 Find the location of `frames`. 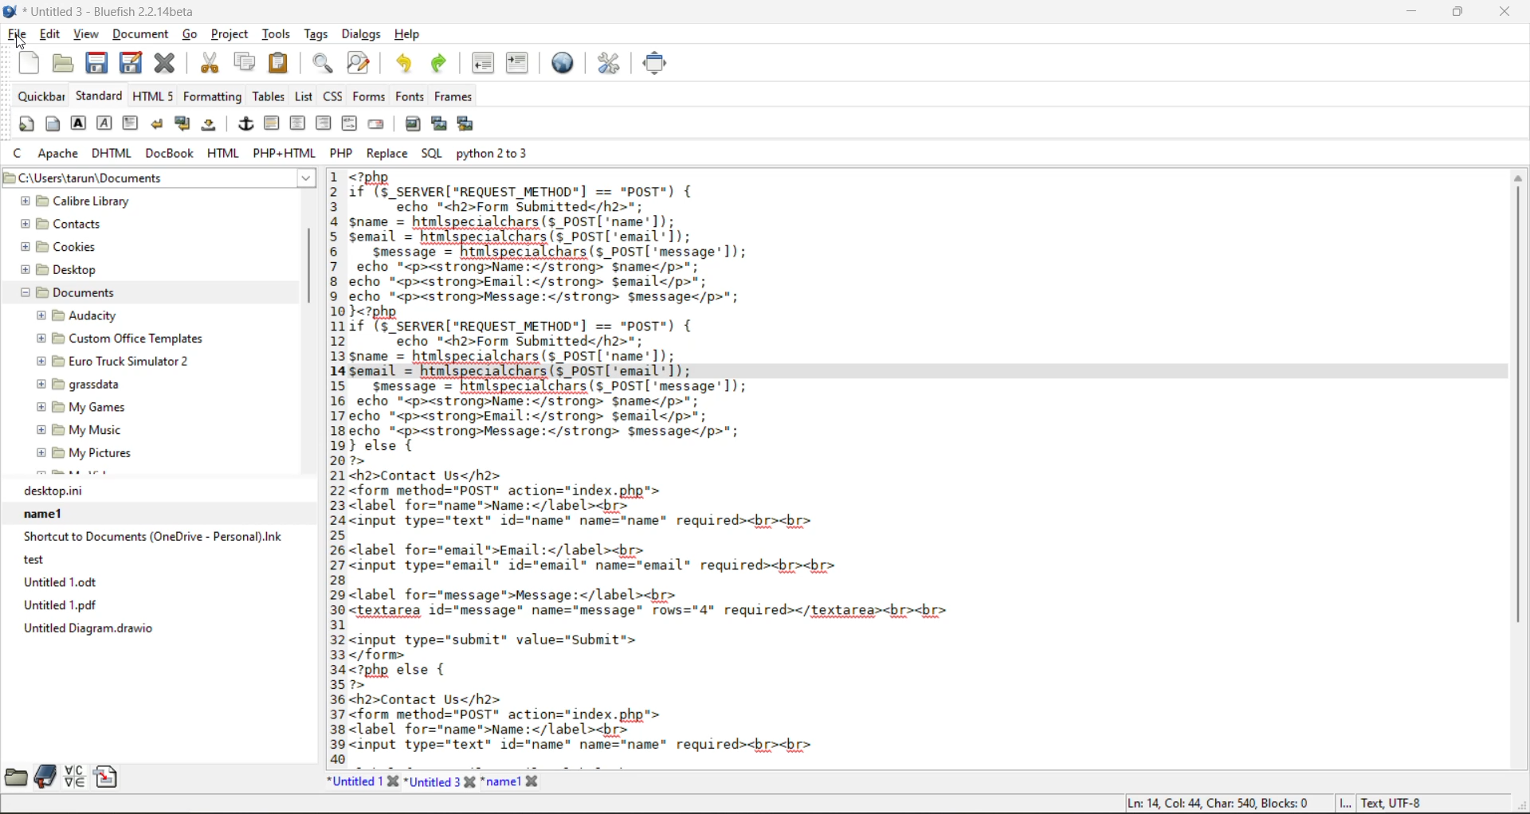

frames is located at coordinates (459, 96).